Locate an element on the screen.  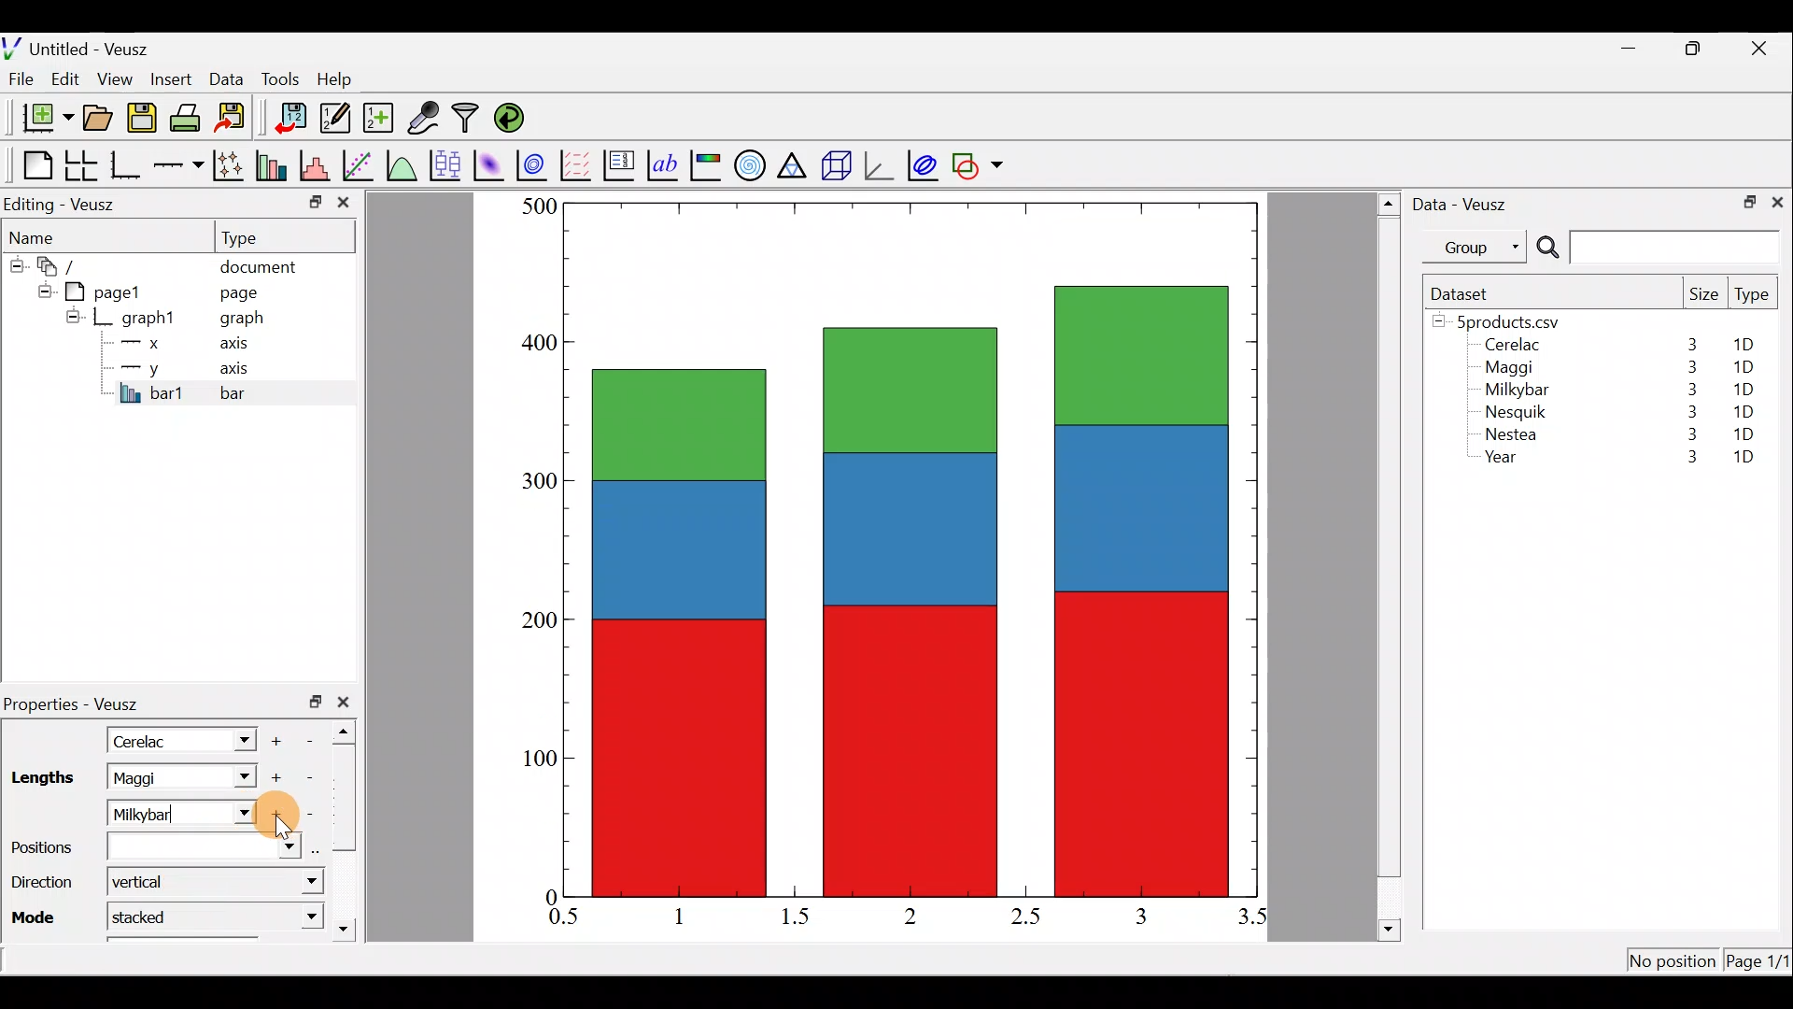
1D is located at coordinates (1746, 408).